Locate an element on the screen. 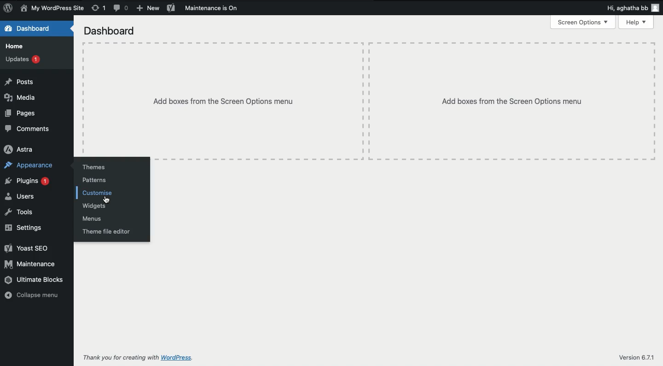 The width and height of the screenshot is (663, 366). Updates is located at coordinates (20, 59).